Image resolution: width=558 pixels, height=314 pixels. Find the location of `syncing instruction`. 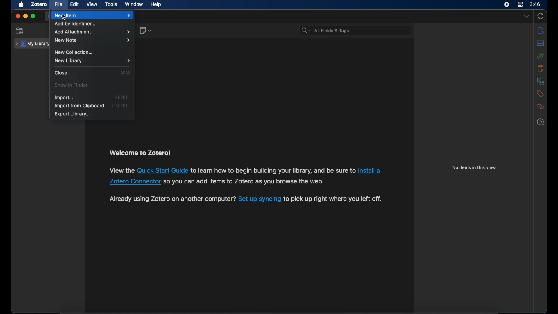

syncing instruction is located at coordinates (245, 199).